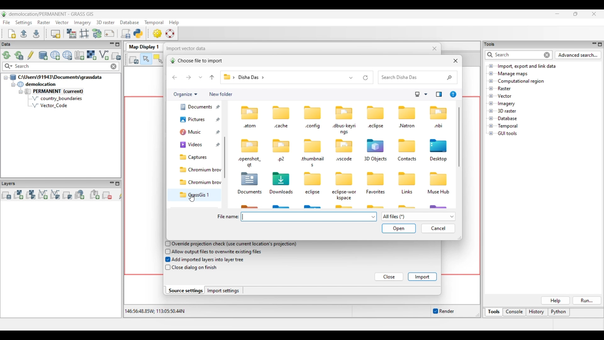 Image resolution: width=604 pixels, height=340 pixels. Describe the element at coordinates (36, 84) in the screenshot. I see `Double click to collapse demolocation` at that location.